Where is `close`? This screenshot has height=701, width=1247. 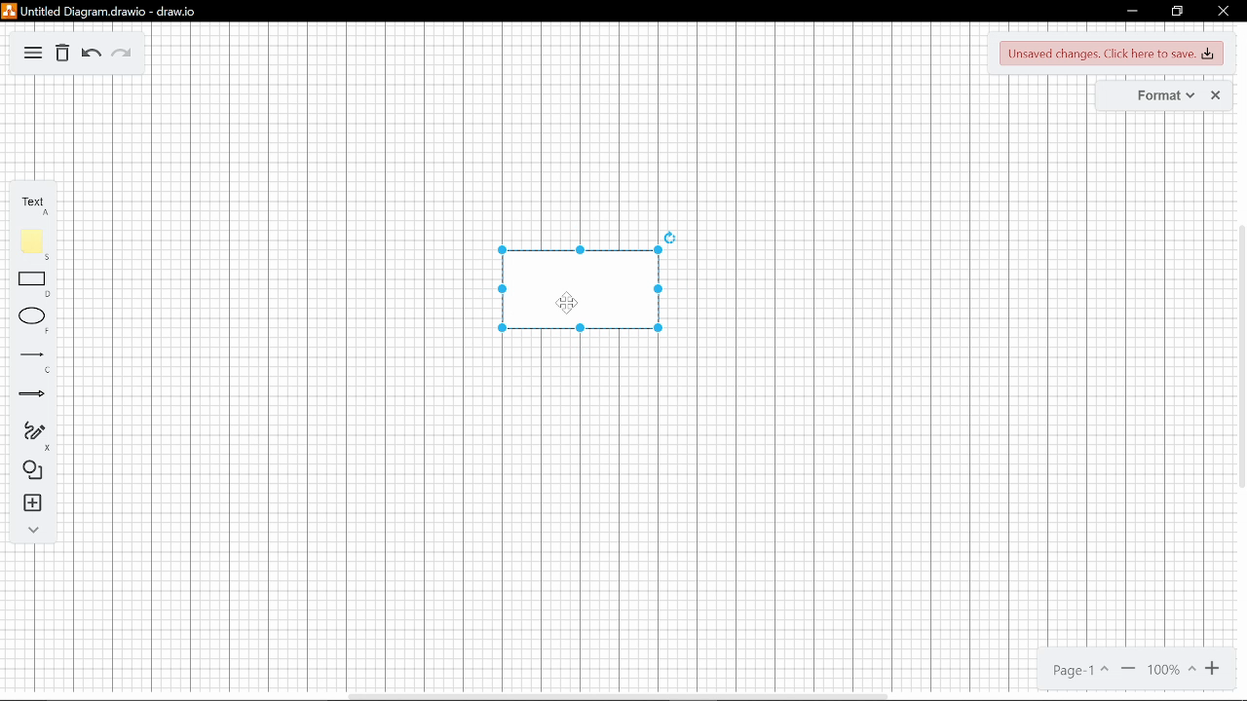
close is located at coordinates (1223, 11).